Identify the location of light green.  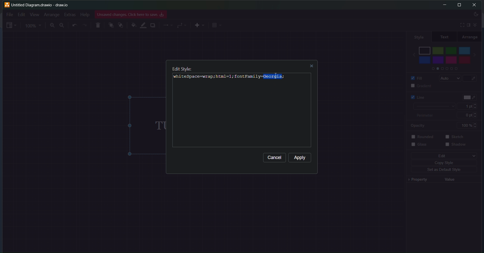
(438, 50).